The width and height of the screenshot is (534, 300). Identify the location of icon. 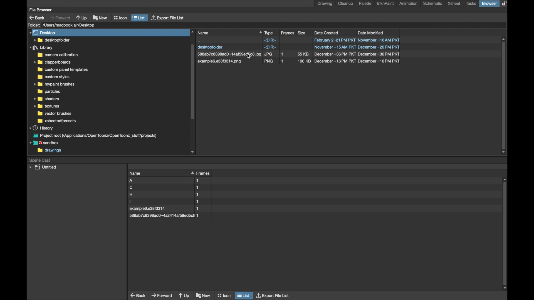
(224, 294).